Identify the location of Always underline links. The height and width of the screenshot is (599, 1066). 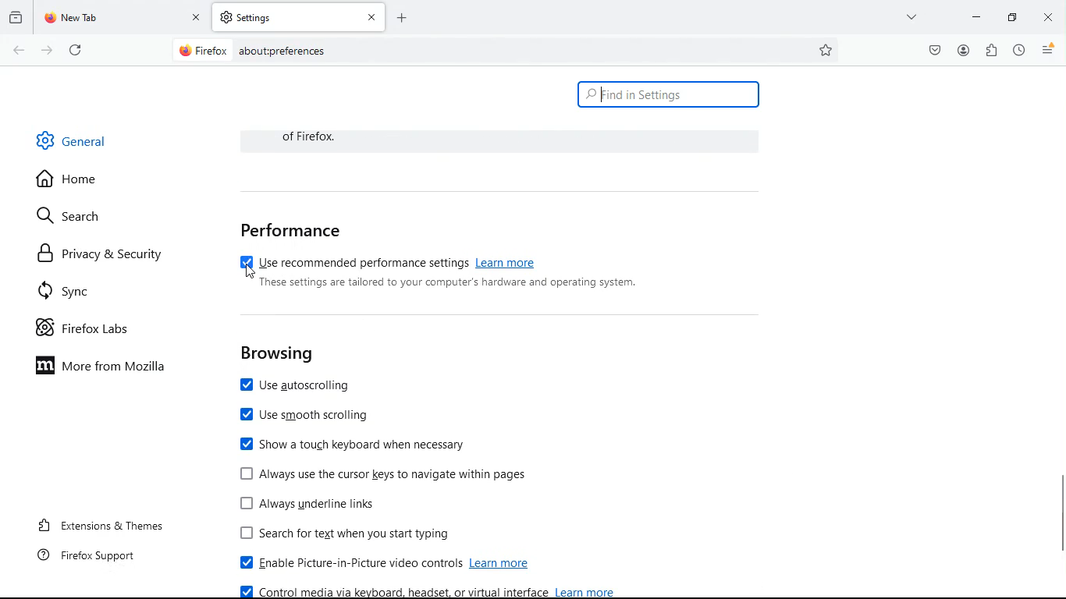
(311, 502).